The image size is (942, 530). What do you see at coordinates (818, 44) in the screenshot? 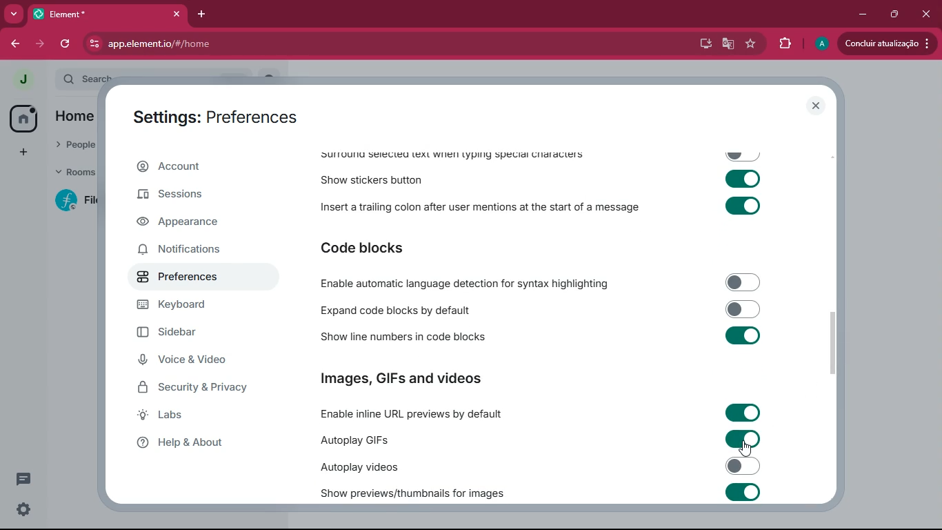
I see `profile ` at bounding box center [818, 44].